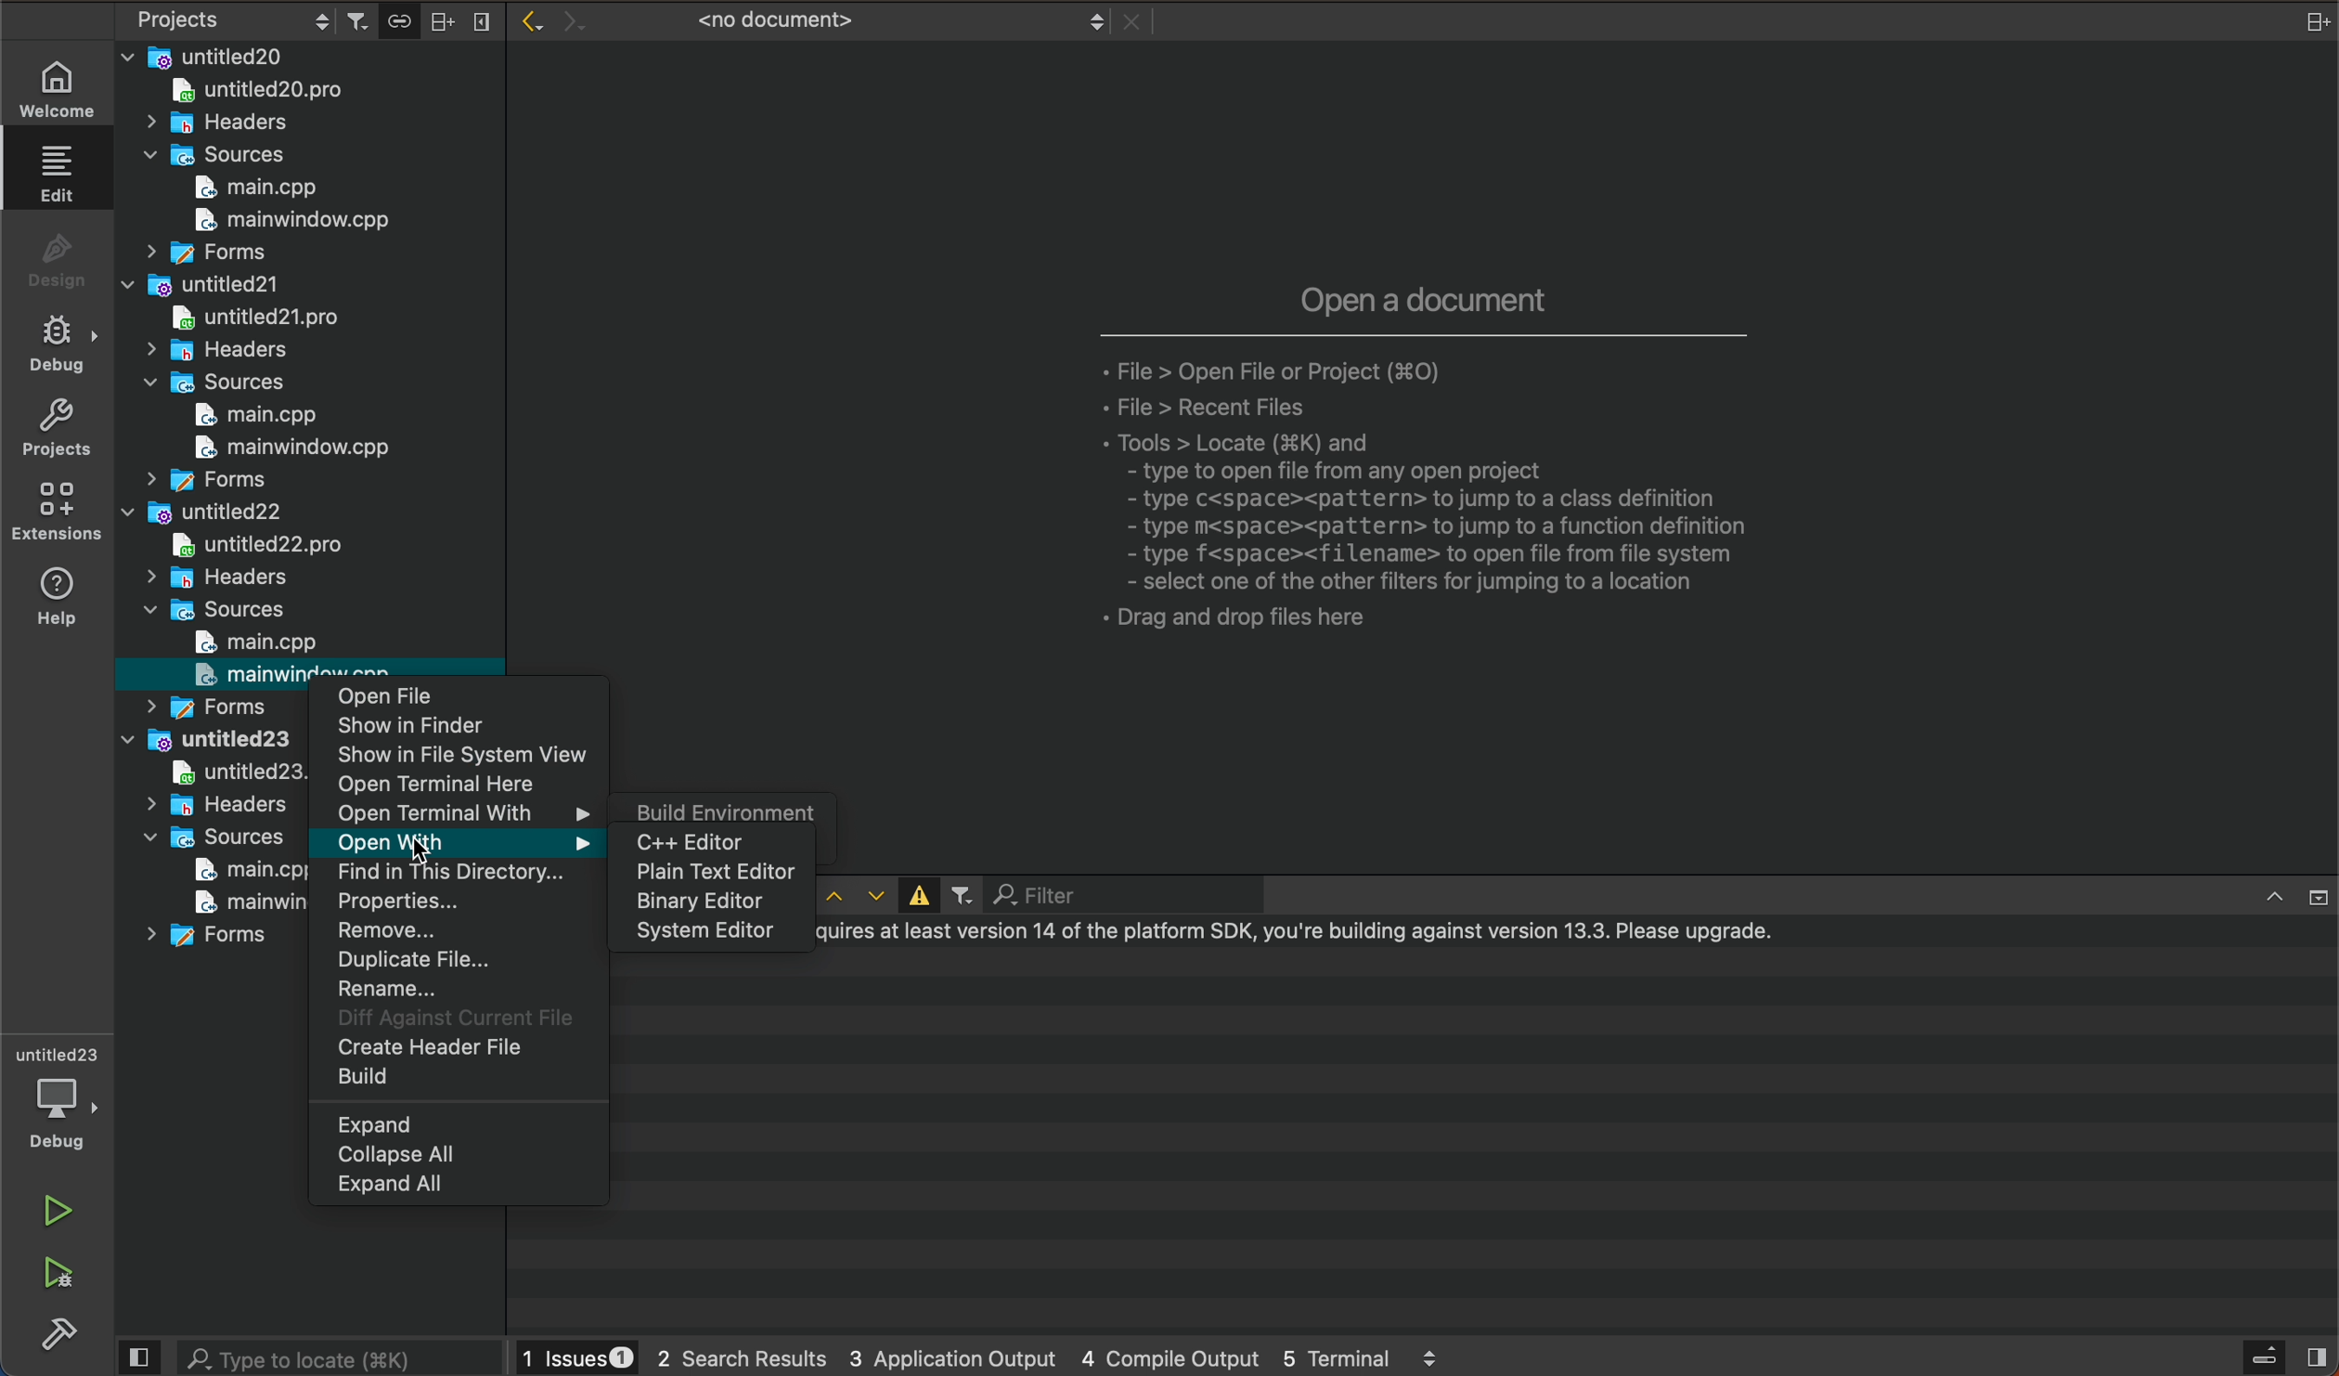  Describe the element at coordinates (215, 805) in the screenshot. I see `headers` at that location.